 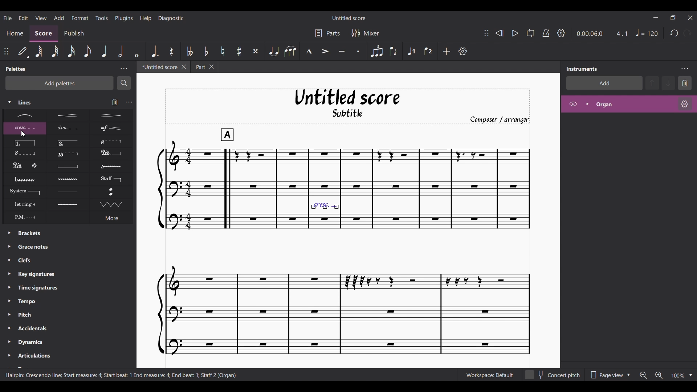 I want to click on Parts settings, so click(x=327, y=33).